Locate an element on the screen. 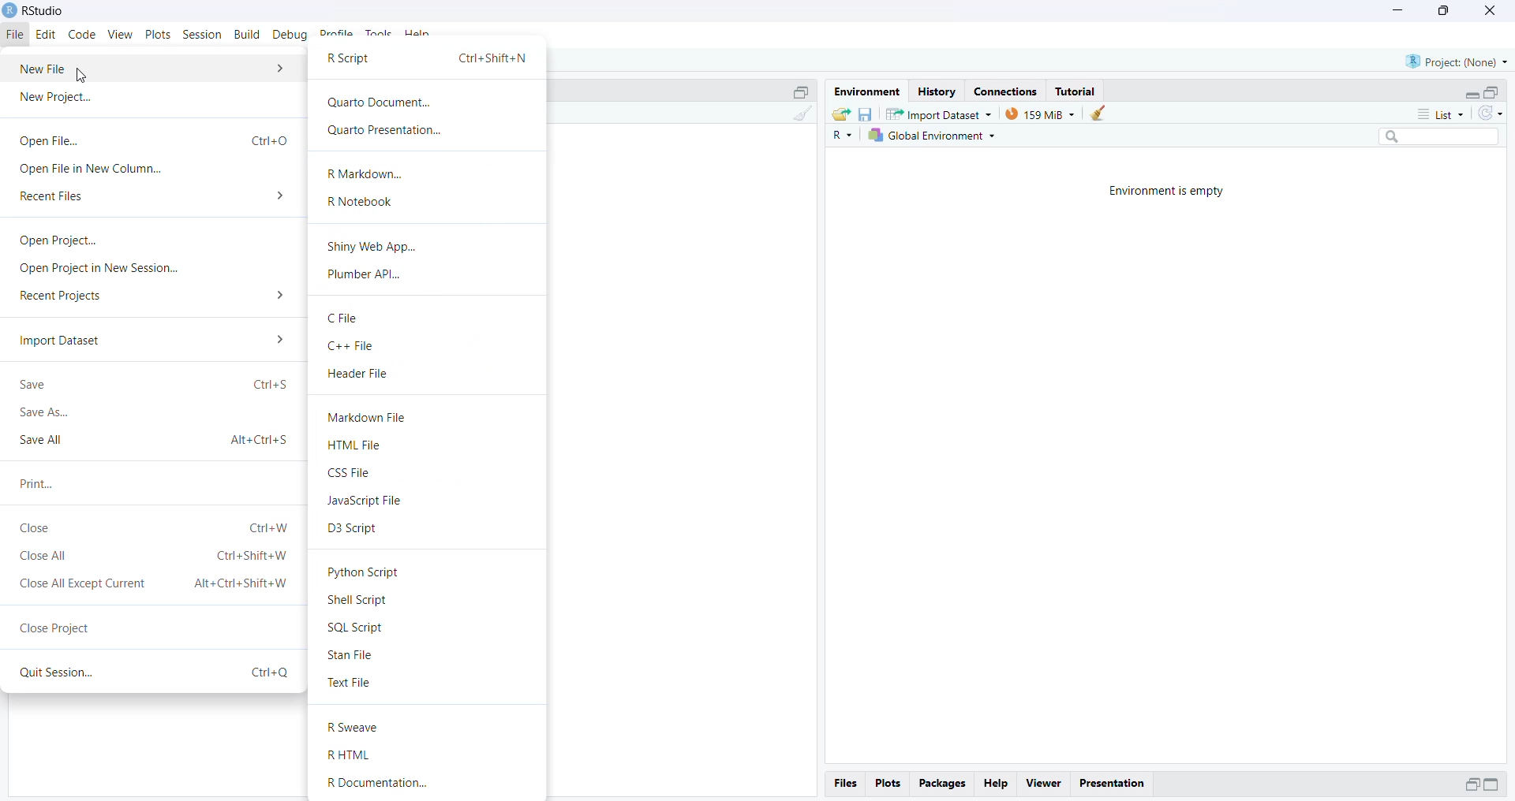 The height and width of the screenshot is (801, 1515). plots is located at coordinates (887, 784).